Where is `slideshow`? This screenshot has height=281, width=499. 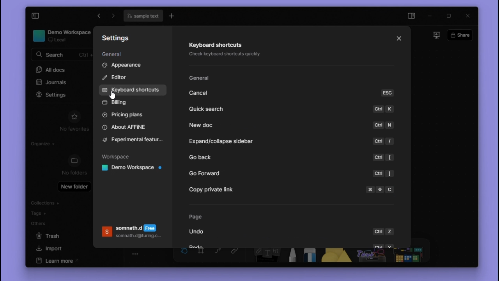
slideshow is located at coordinates (436, 35).